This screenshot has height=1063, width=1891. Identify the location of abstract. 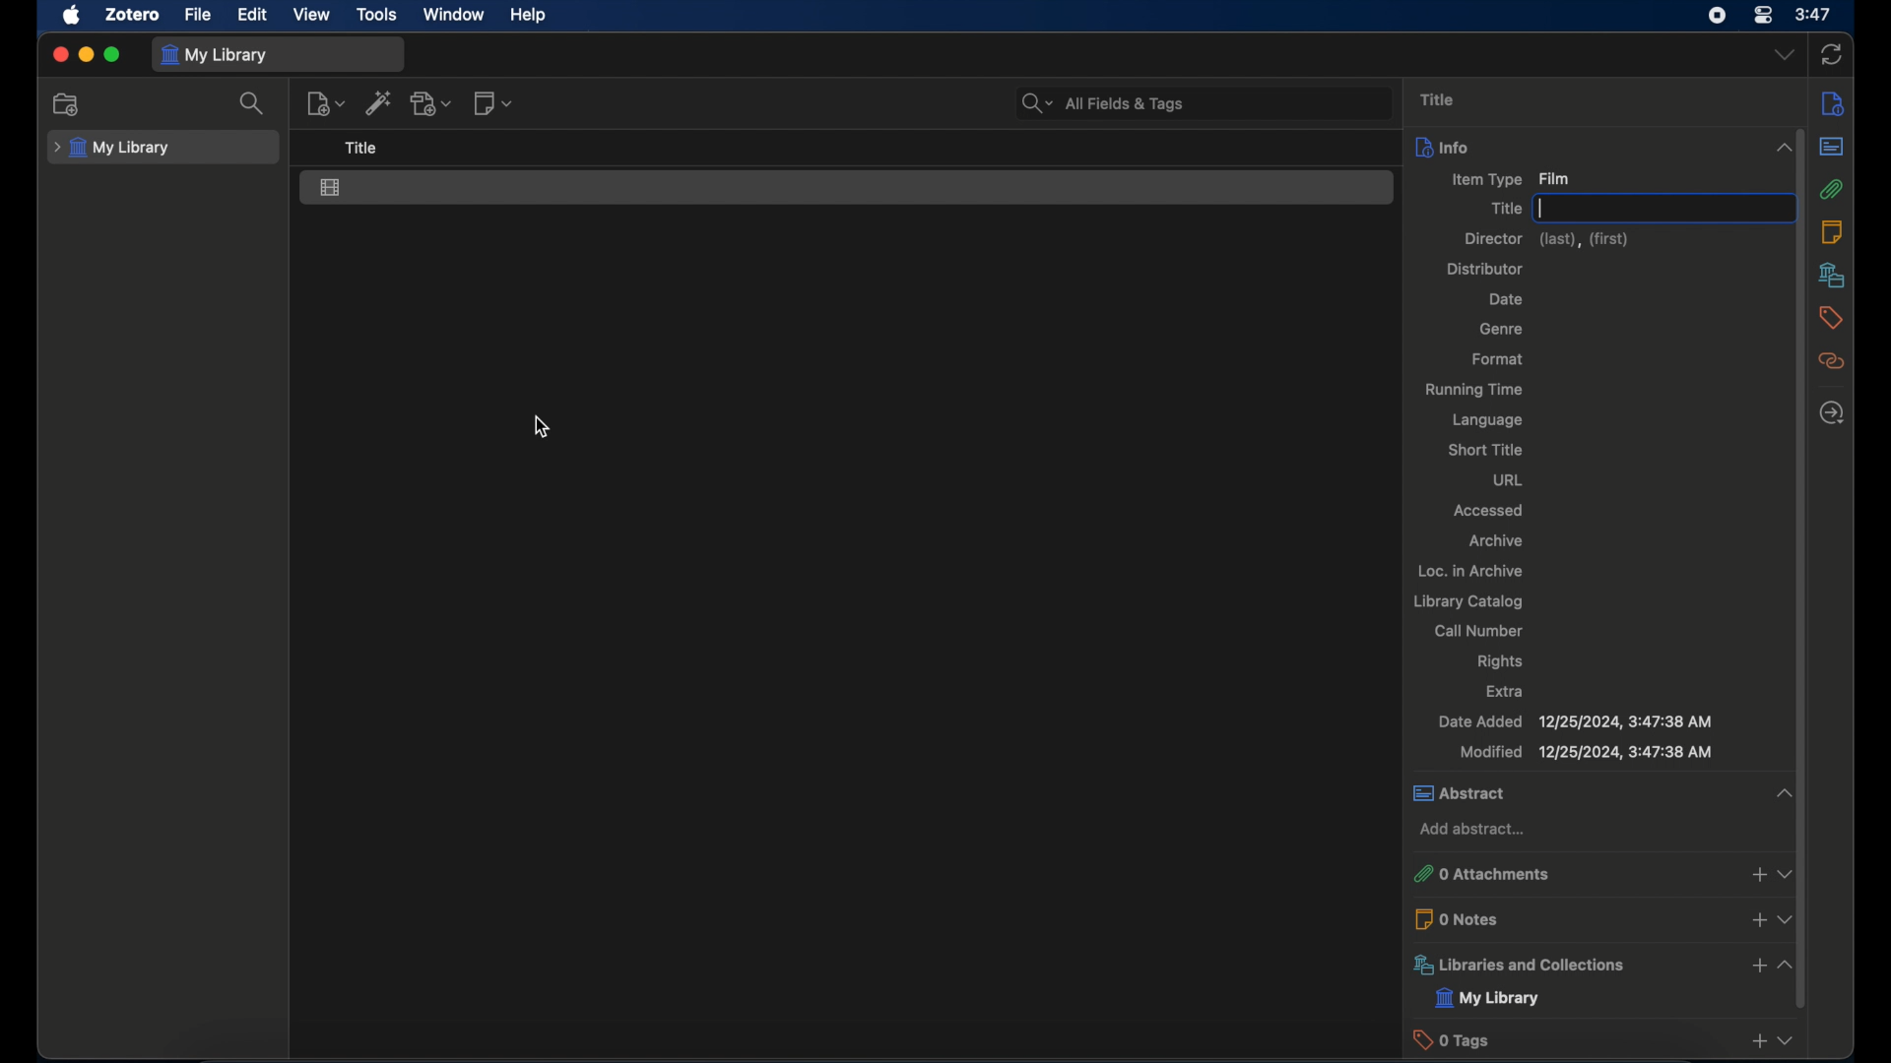
(1578, 794).